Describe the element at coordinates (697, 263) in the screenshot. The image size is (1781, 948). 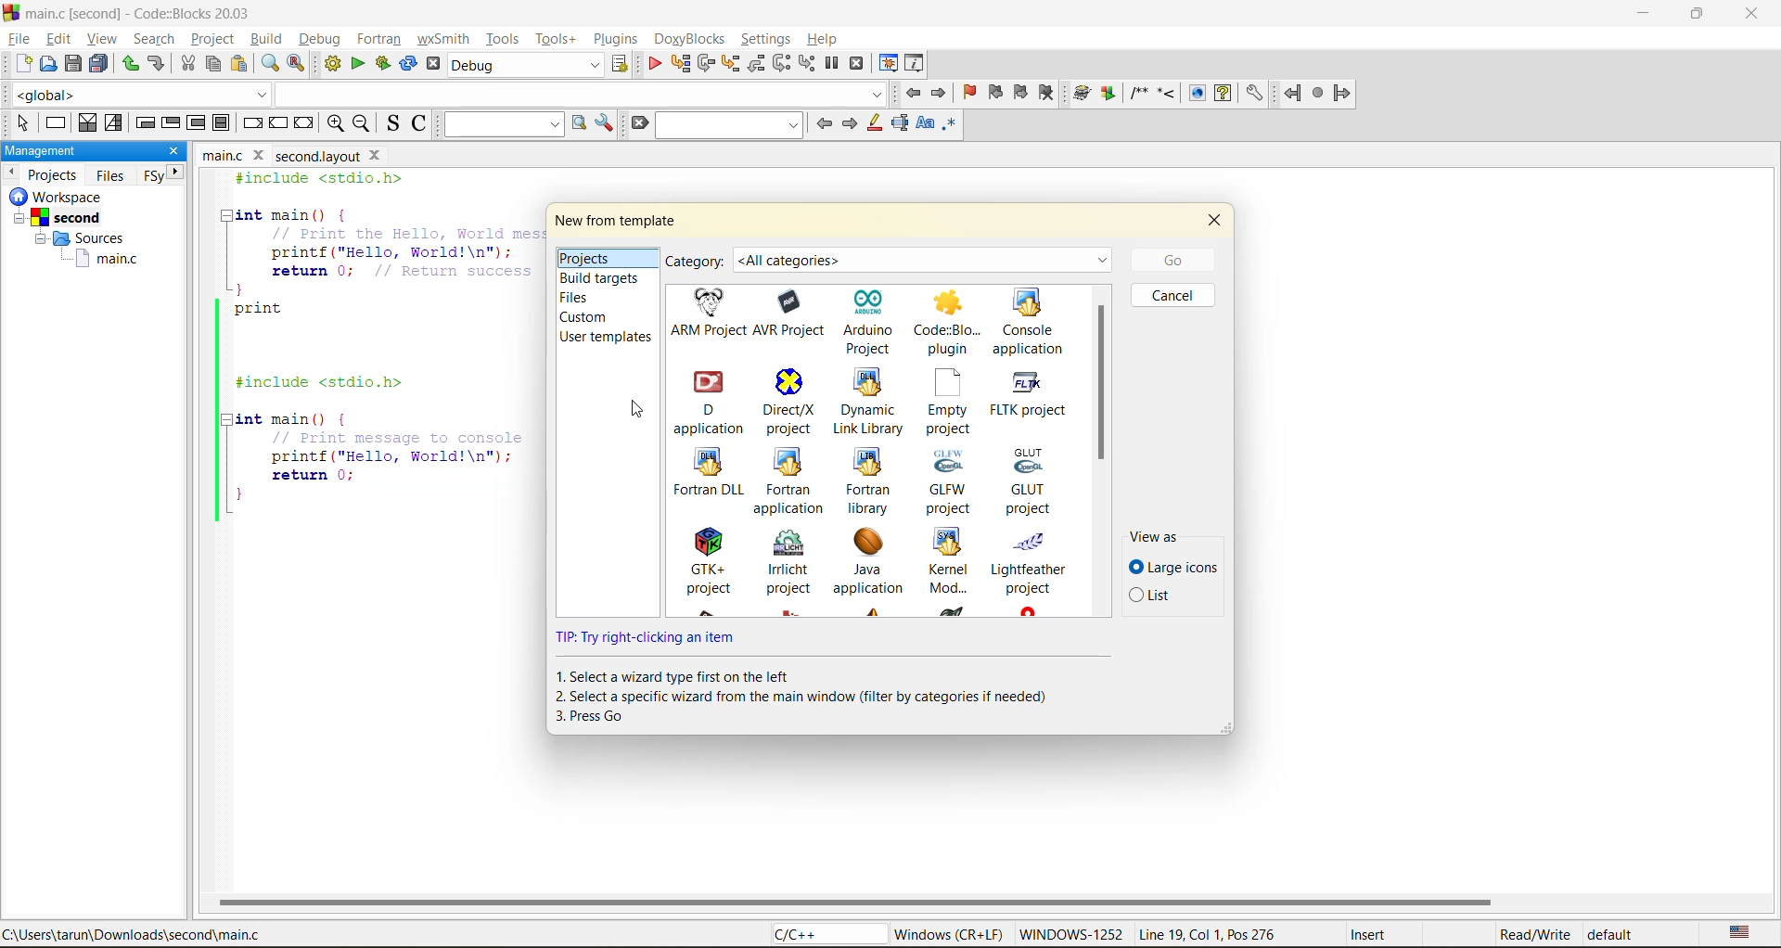
I see `category` at that location.